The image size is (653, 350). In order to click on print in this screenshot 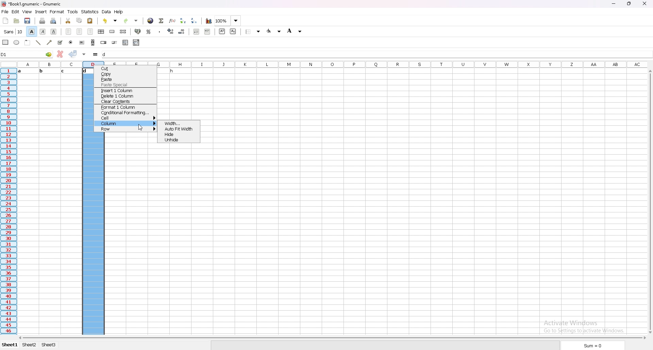, I will do `click(43, 21)`.